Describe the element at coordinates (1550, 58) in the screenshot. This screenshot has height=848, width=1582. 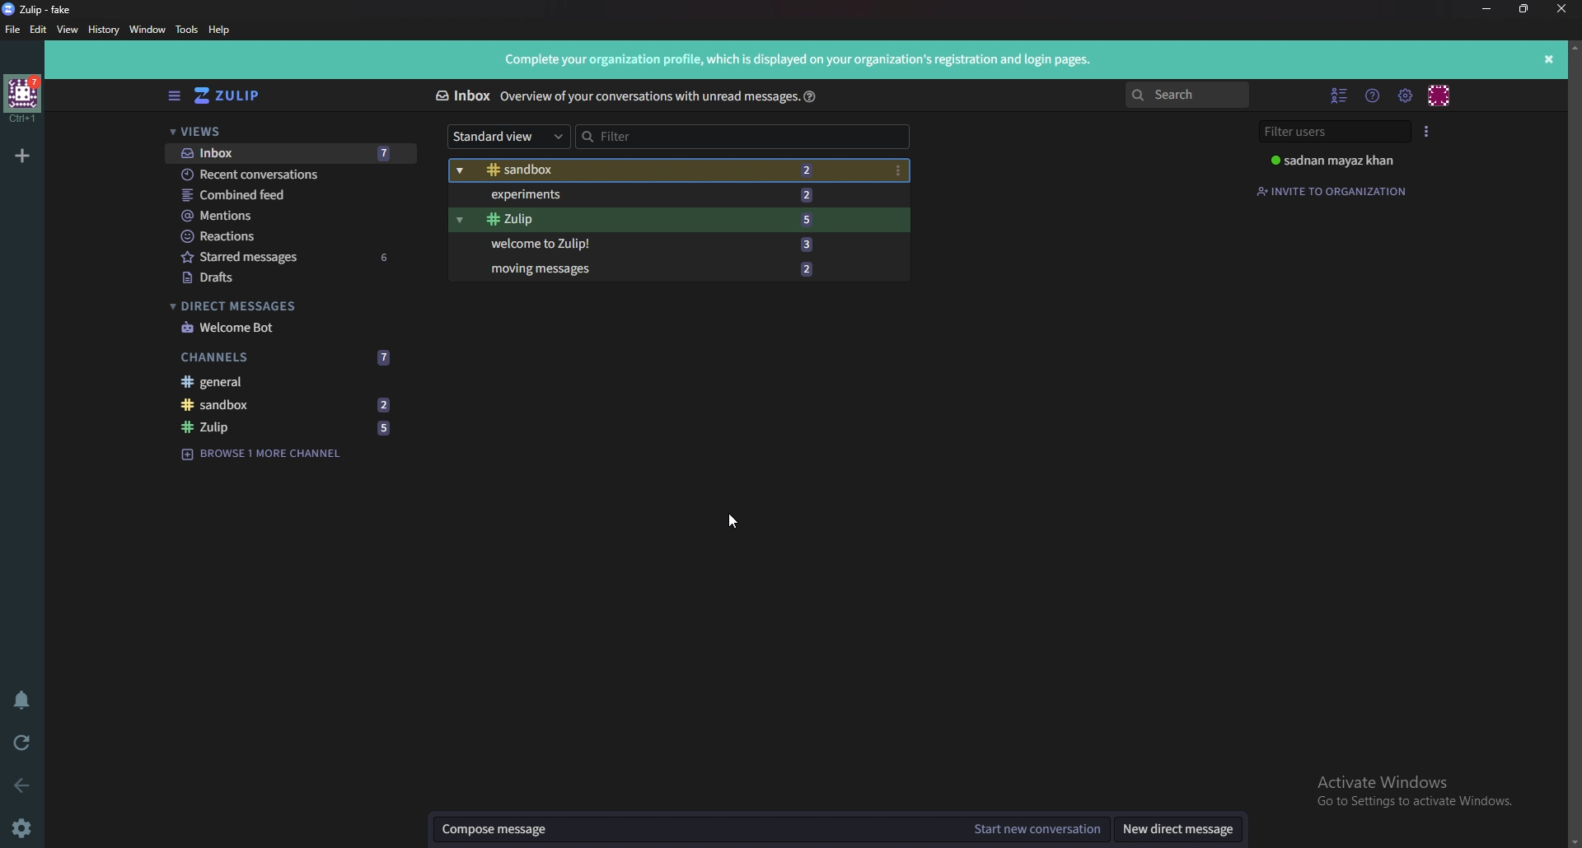
I see `close info` at that location.